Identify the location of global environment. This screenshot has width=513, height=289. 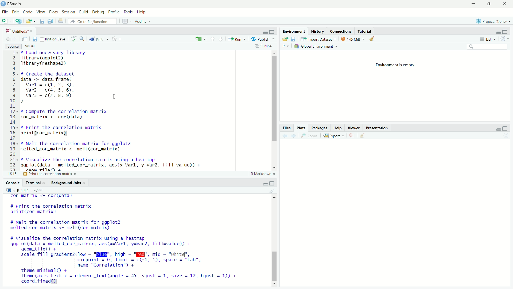
(316, 47).